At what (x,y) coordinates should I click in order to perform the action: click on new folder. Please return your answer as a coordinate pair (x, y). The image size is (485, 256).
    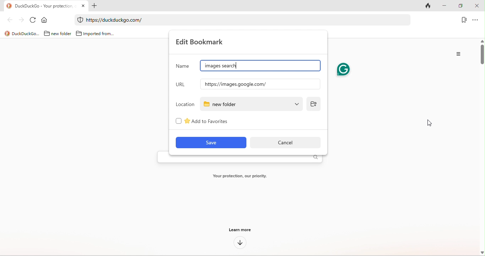
    Looking at the image, I should click on (56, 33).